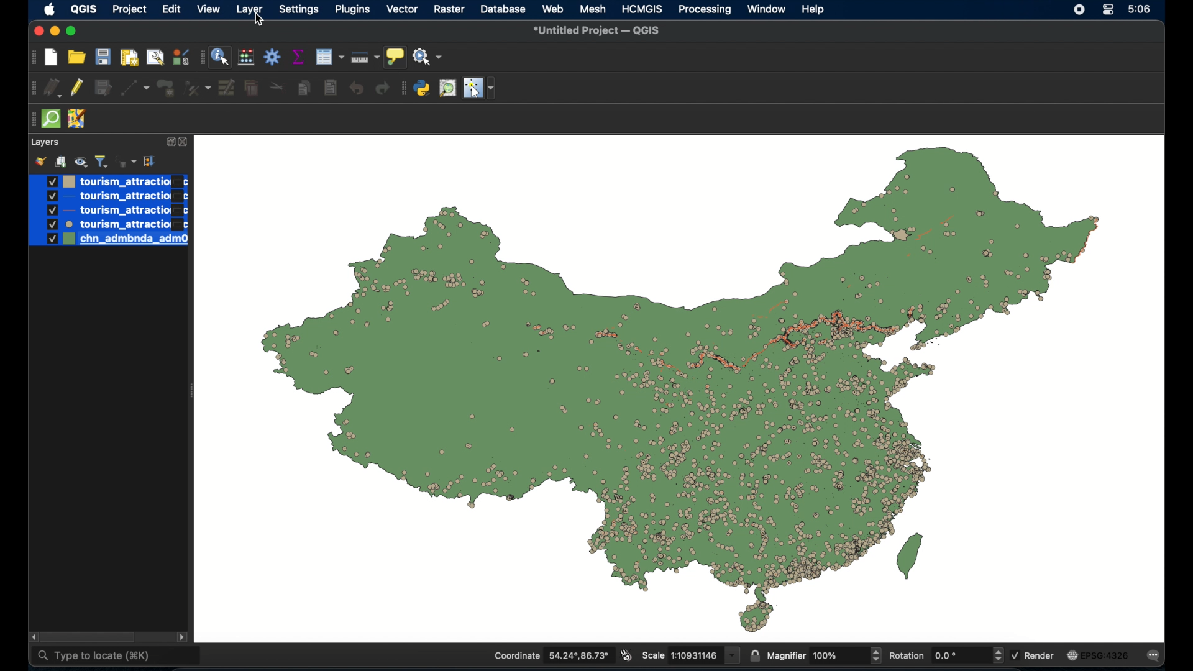 This screenshot has width=1193, height=671. I want to click on save edits, so click(104, 88).